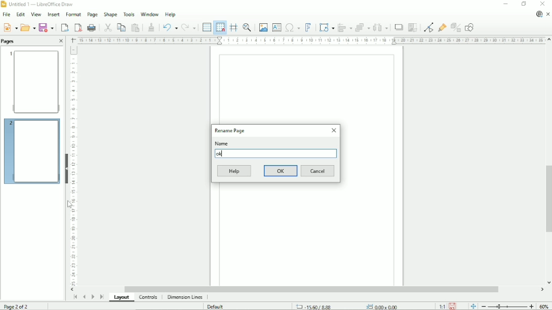 The width and height of the screenshot is (552, 310). Describe the element at coordinates (311, 289) in the screenshot. I see `Horizontal scrollbar` at that location.